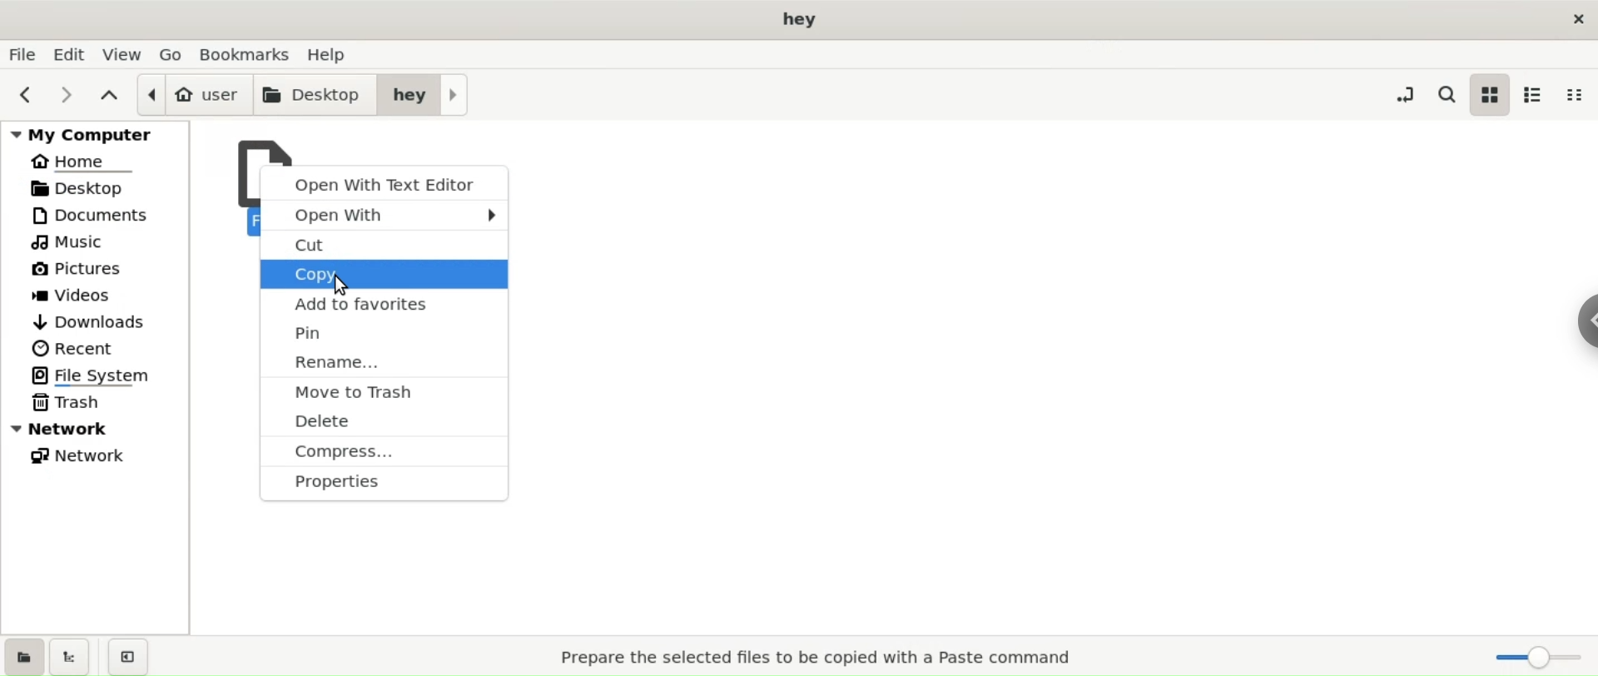  Describe the element at coordinates (330, 56) in the screenshot. I see `help` at that location.